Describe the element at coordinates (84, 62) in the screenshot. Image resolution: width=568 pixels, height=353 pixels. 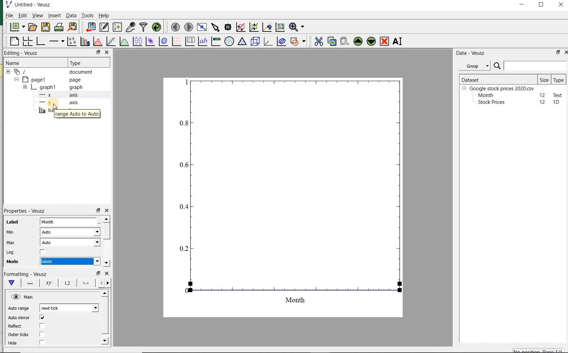
I see `Type` at that location.